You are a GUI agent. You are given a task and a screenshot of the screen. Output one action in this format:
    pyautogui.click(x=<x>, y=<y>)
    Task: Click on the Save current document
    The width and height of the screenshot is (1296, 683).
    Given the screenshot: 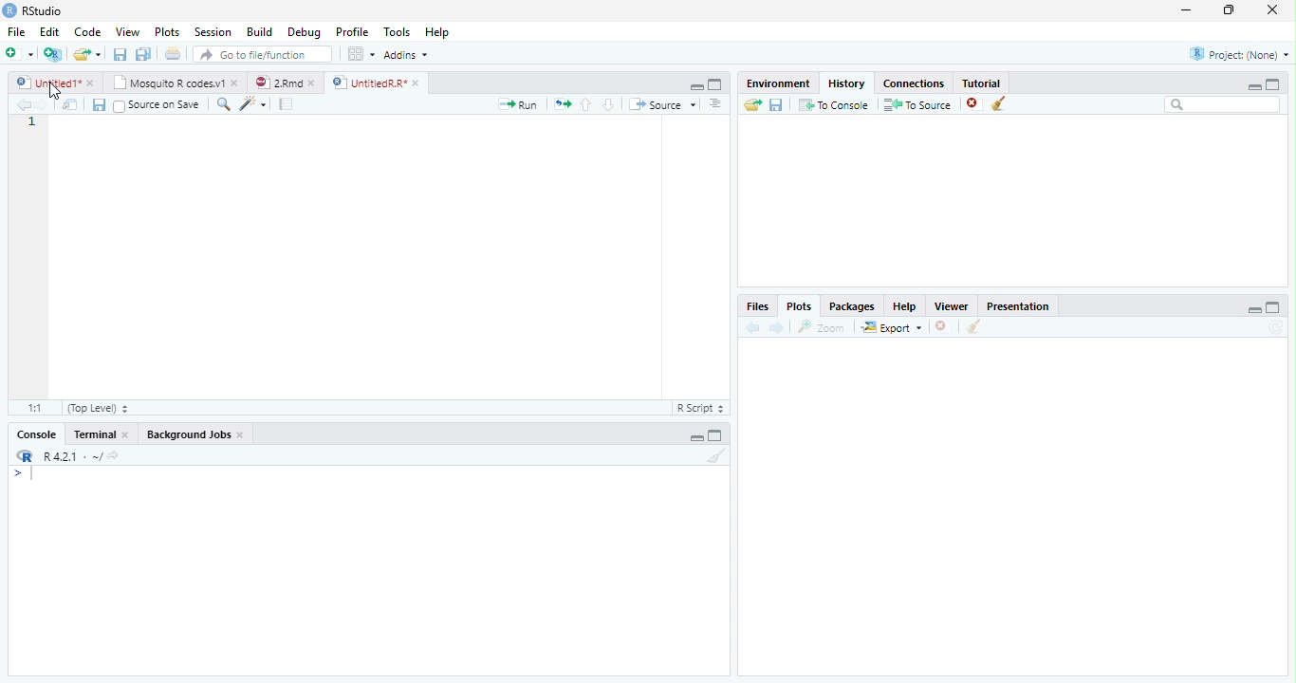 What is the action you would take?
    pyautogui.click(x=119, y=53)
    